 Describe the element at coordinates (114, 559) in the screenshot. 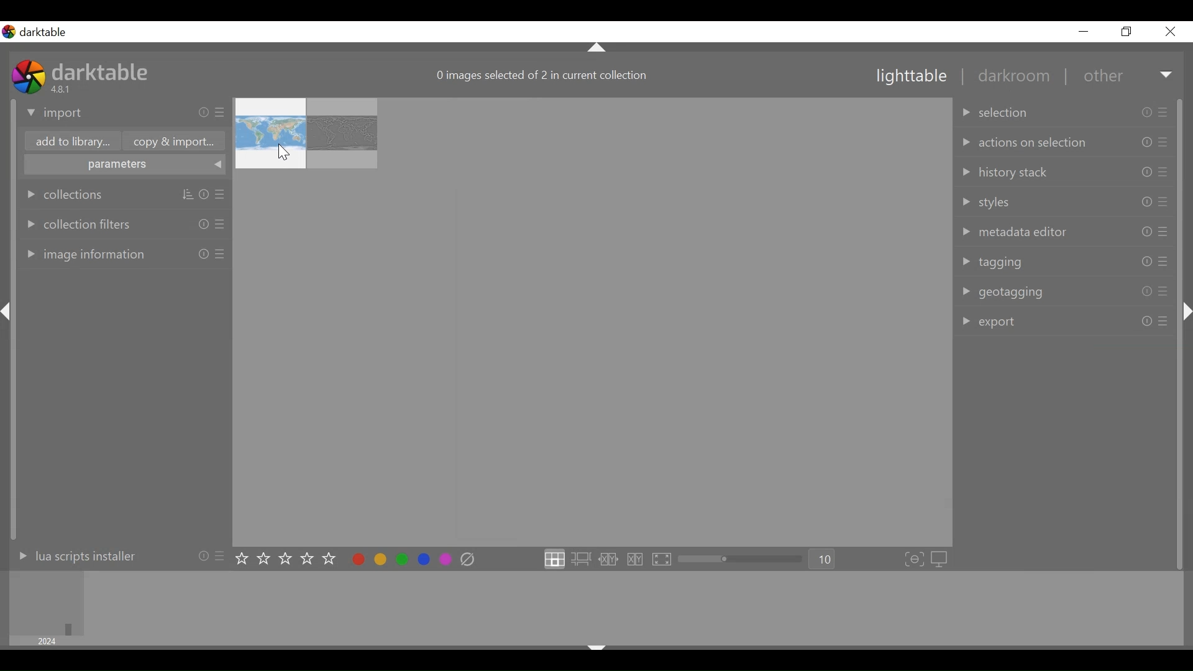

I see `lua scripts installer` at that location.